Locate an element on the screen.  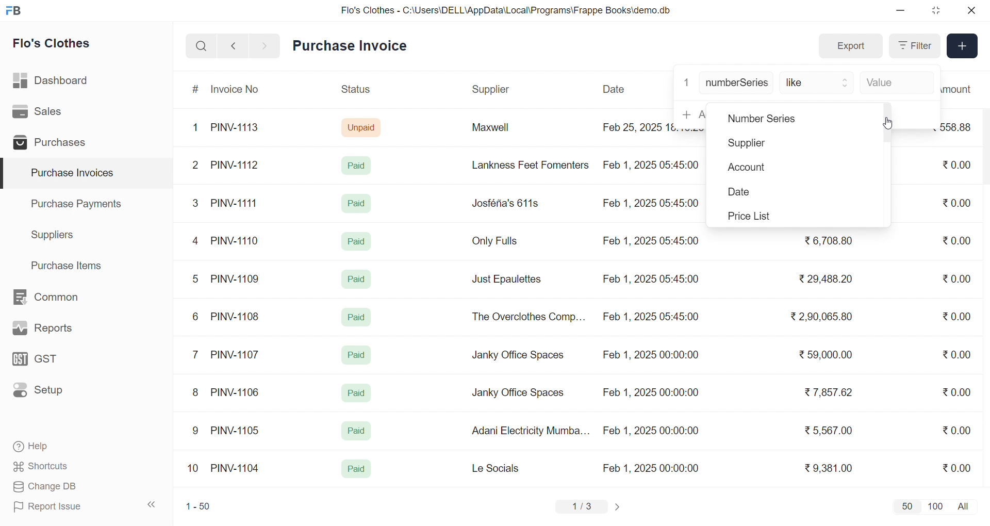
Paid is located at coordinates (357, 393).